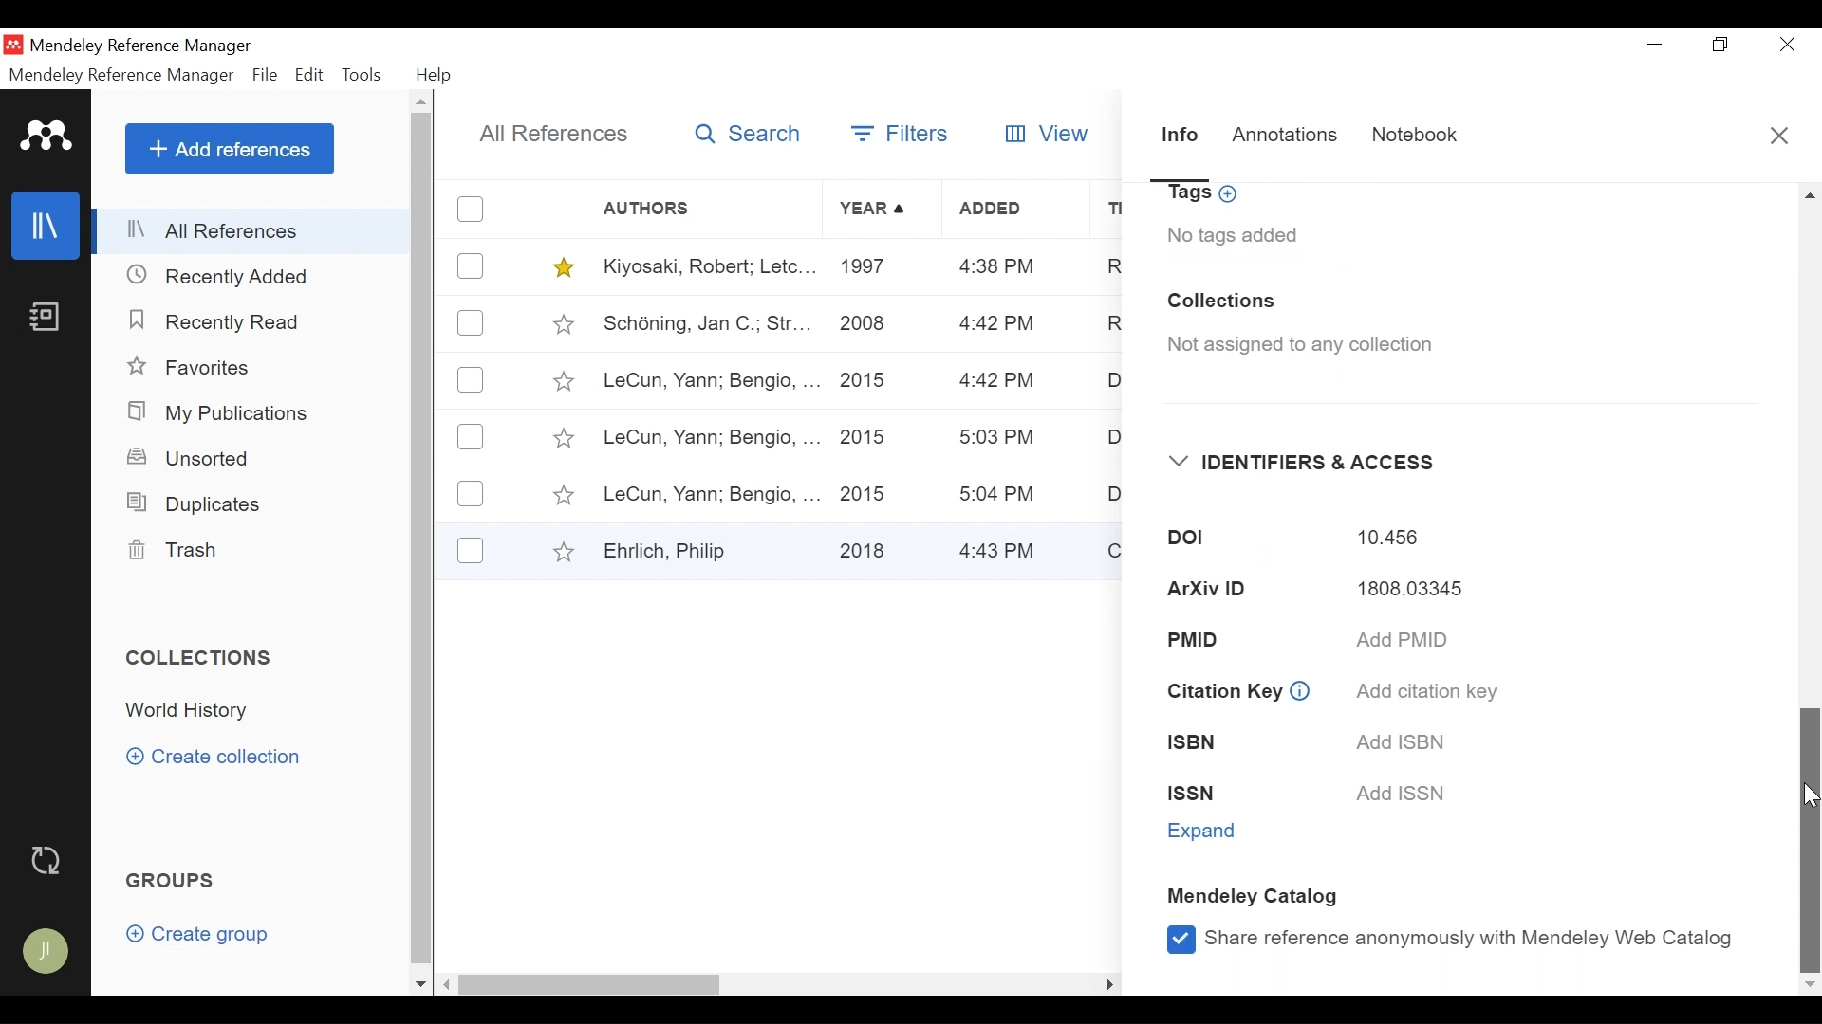 The image size is (1822, 1024). Describe the element at coordinates (474, 380) in the screenshot. I see `(un)select` at that location.